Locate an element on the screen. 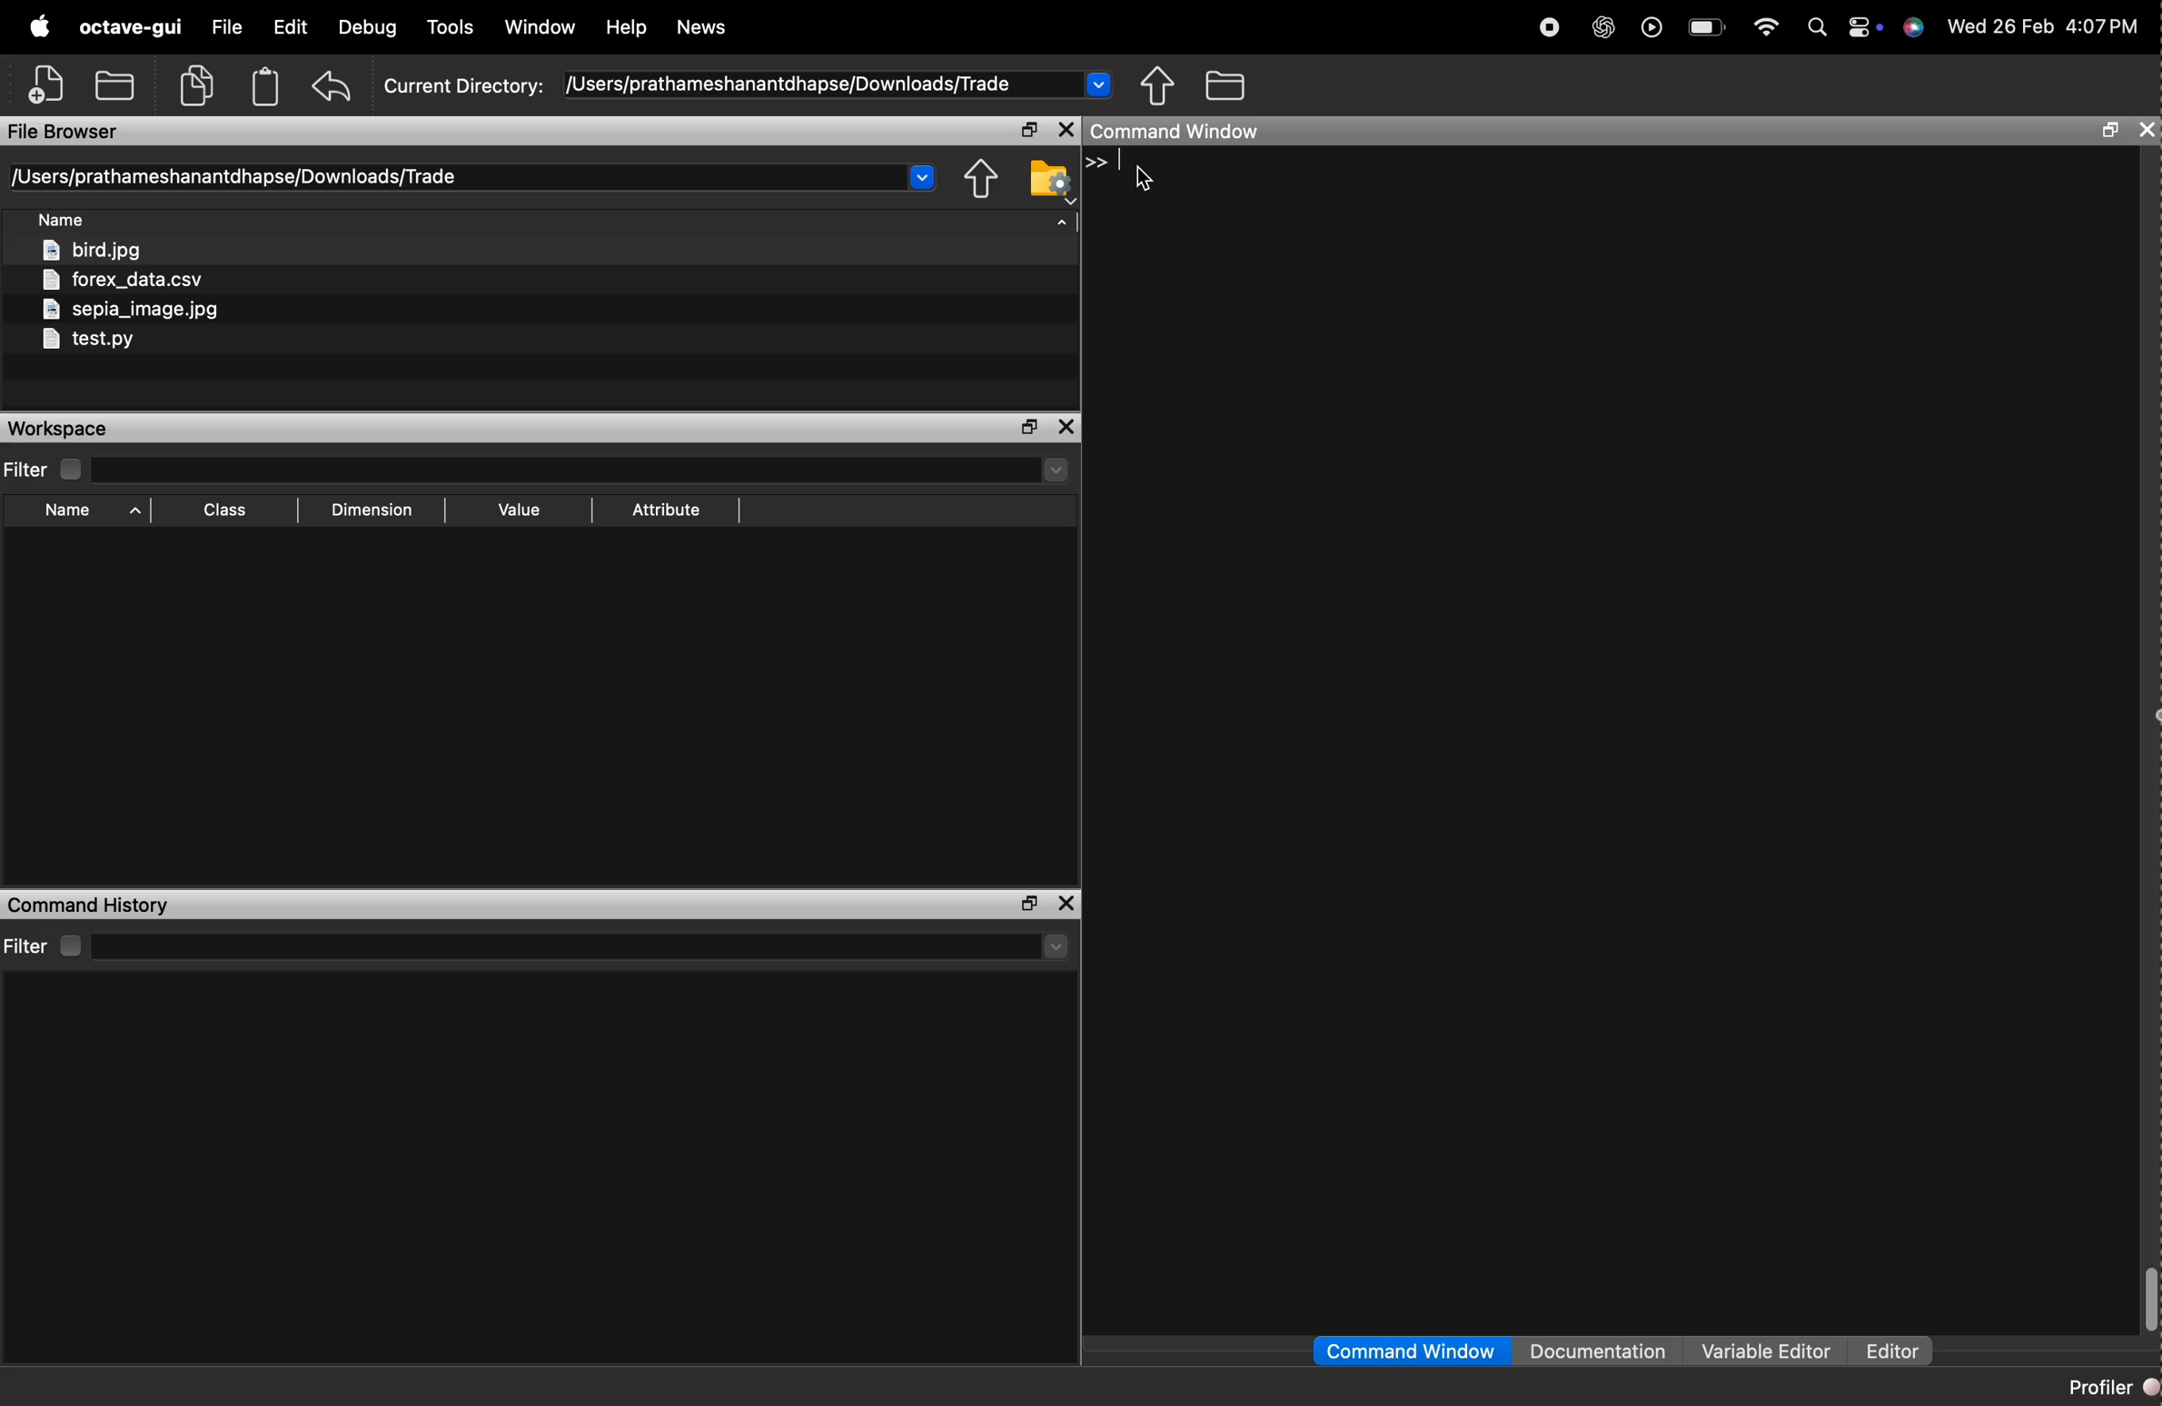 This screenshot has height=1406, width=2162. Drop-down  is located at coordinates (1056, 470).